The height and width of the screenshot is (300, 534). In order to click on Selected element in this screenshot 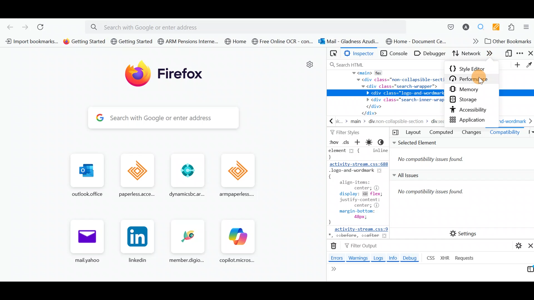, I will do `click(461, 155)`.